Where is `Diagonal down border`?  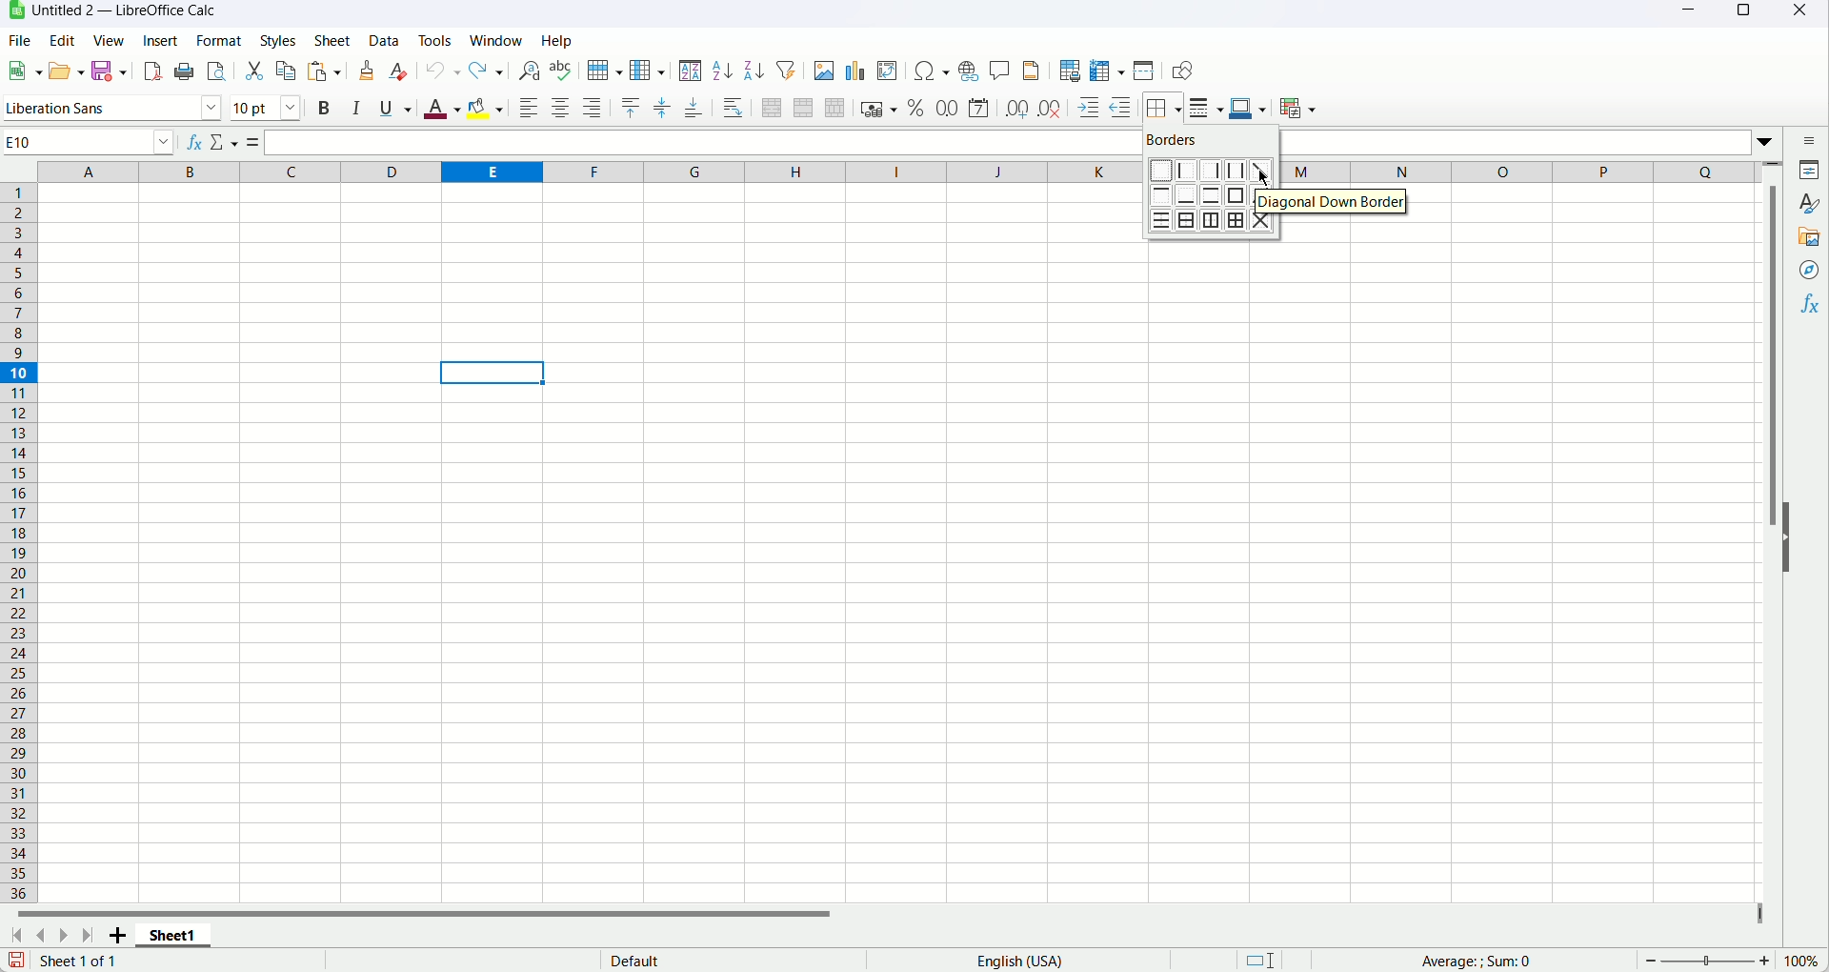
Diagonal down border is located at coordinates (1334, 199).